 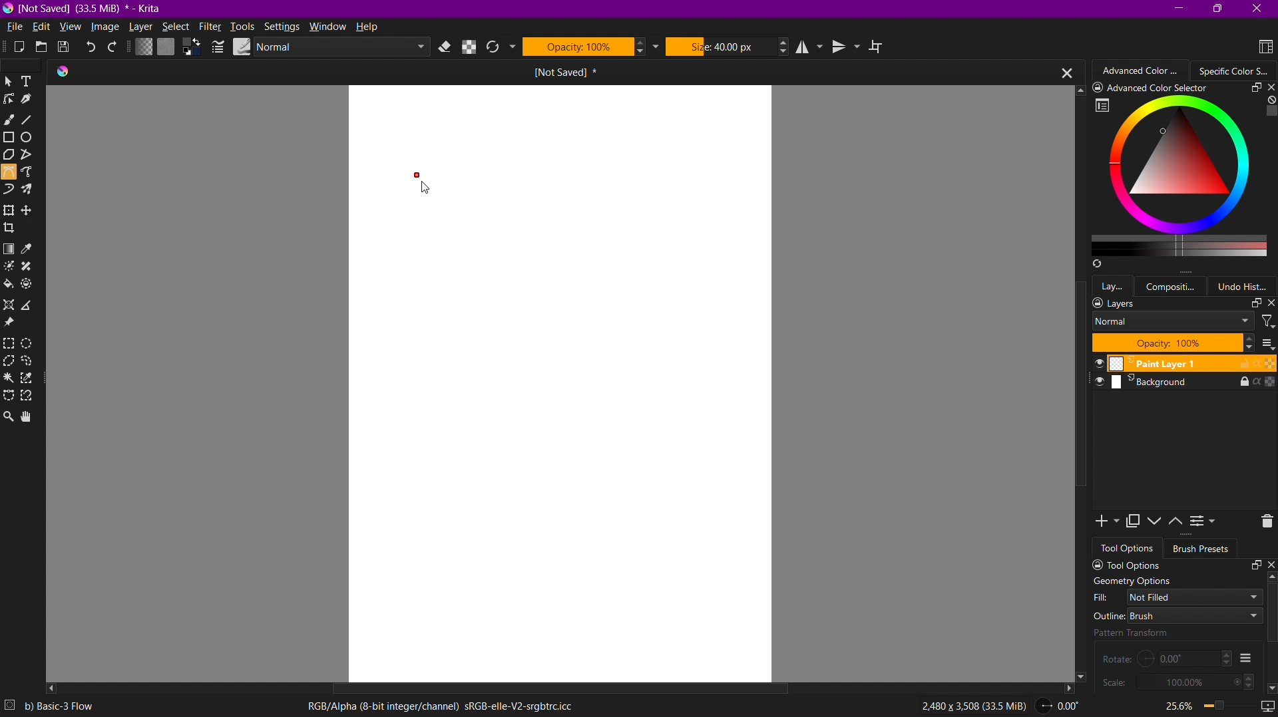 I want to click on Geometry Options, so click(x=1132, y=581).